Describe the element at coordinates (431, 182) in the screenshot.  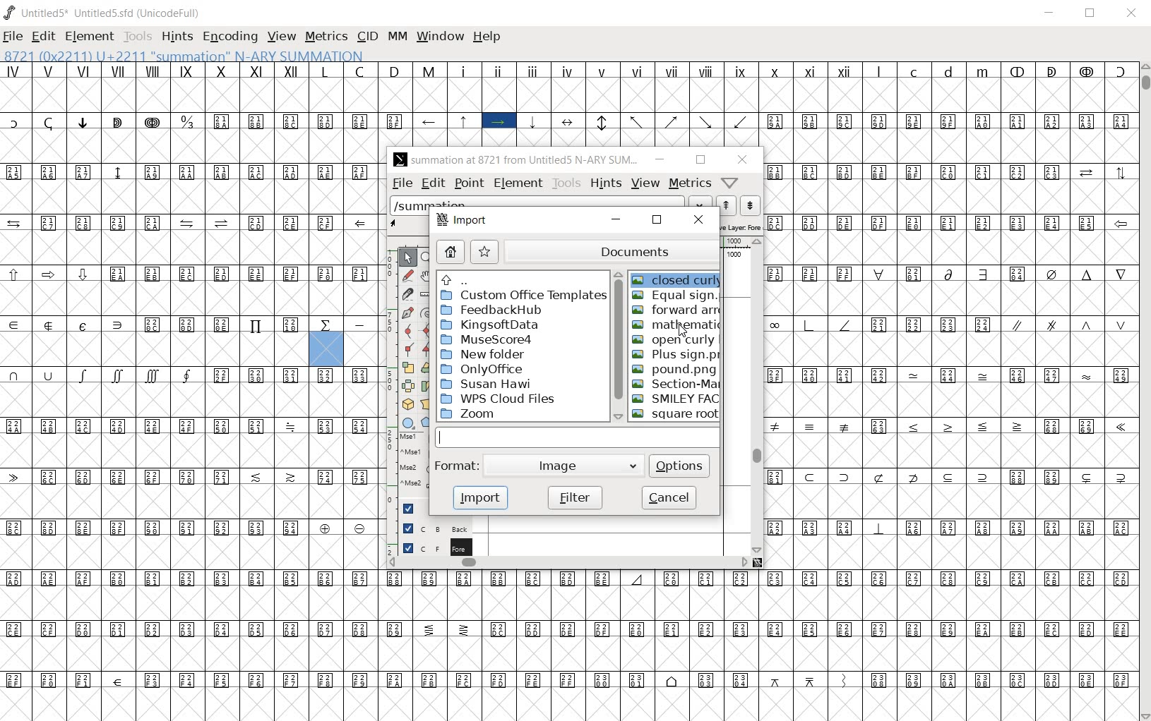
I see `edit` at that location.